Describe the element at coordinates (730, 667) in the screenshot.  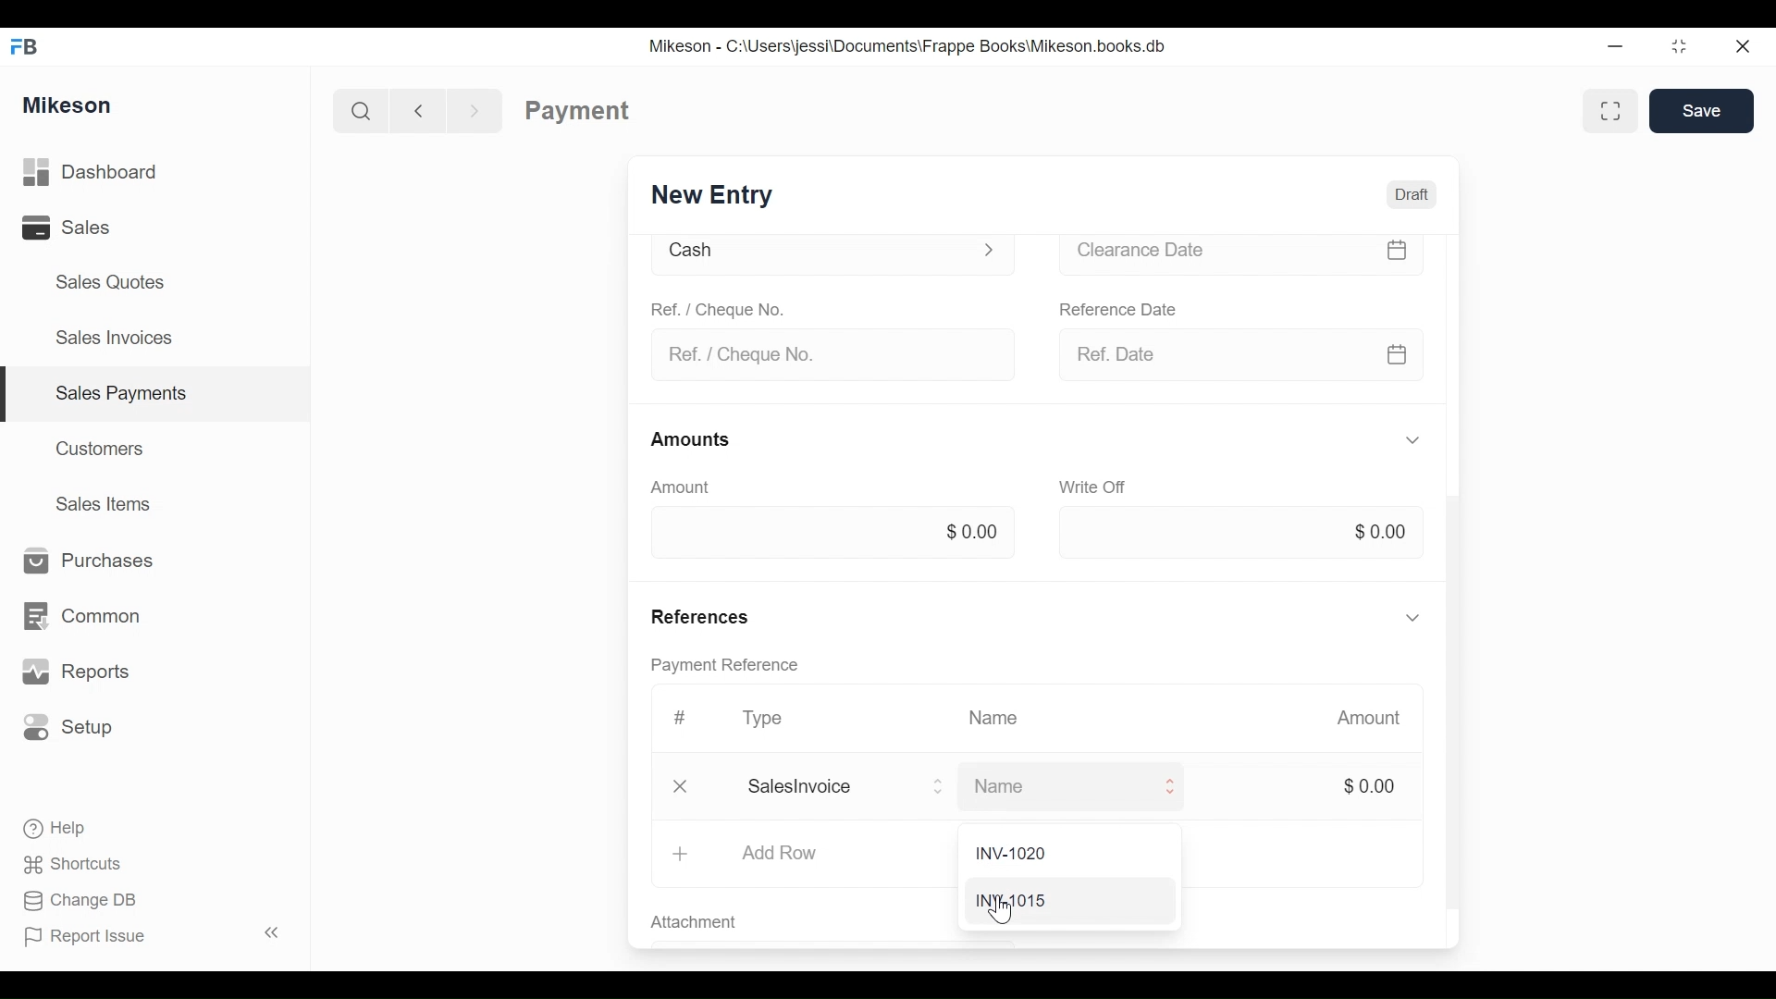
I see `Payment reference` at that location.